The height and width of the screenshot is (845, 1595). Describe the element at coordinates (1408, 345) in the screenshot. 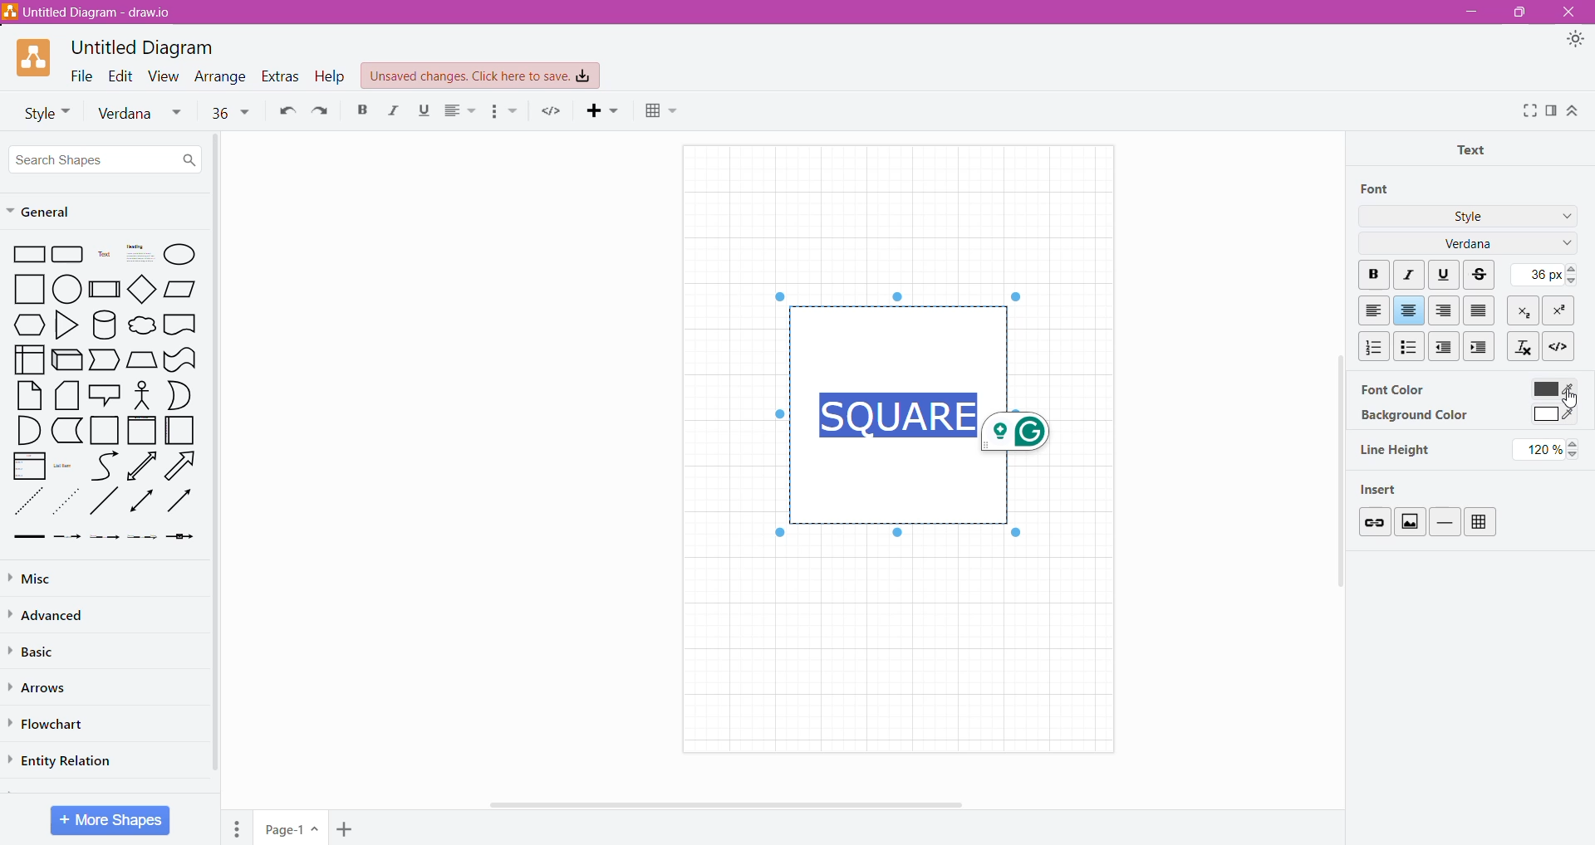

I see `Bulleted List` at that location.